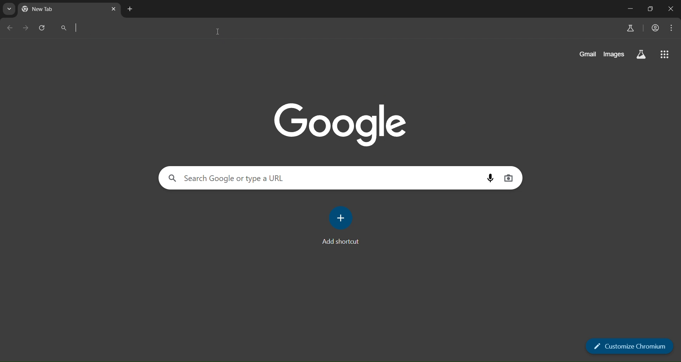 The width and height of the screenshot is (681, 362). What do you see at coordinates (588, 53) in the screenshot?
I see `gmail` at bounding box center [588, 53].